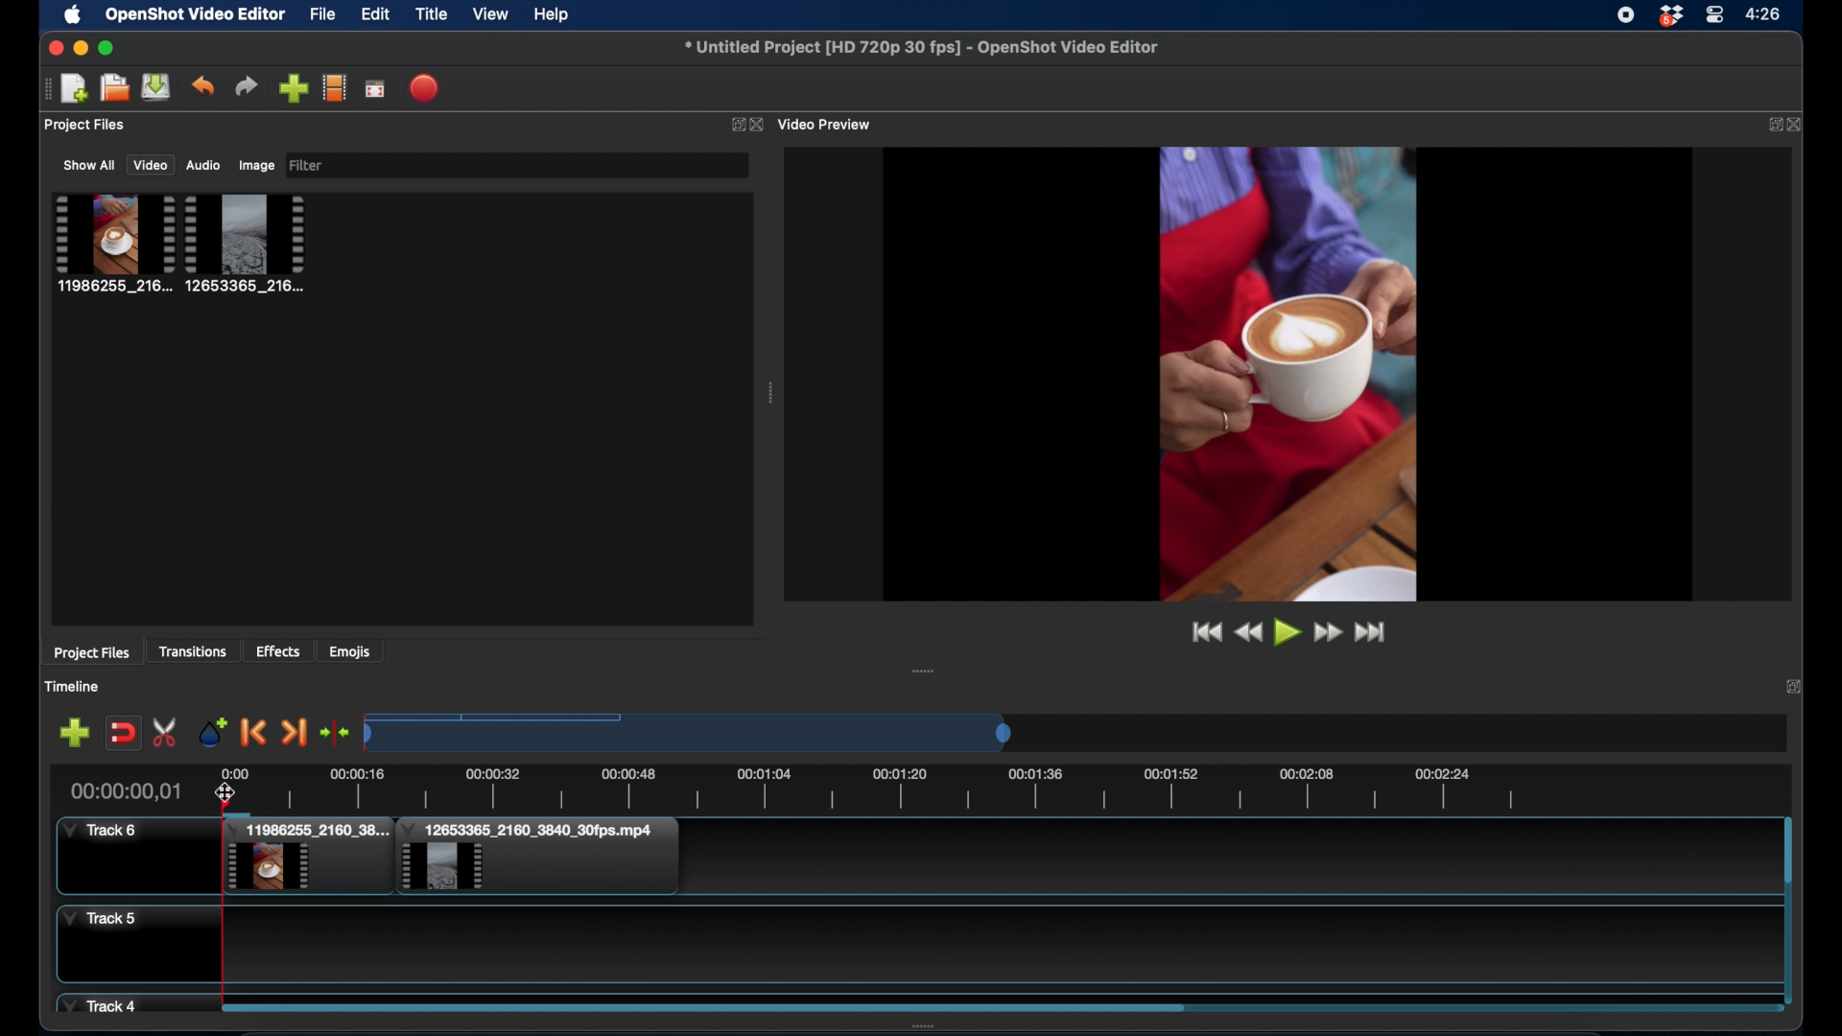 The image size is (1842, 1036). What do you see at coordinates (102, 831) in the screenshot?
I see `track 6` at bounding box center [102, 831].